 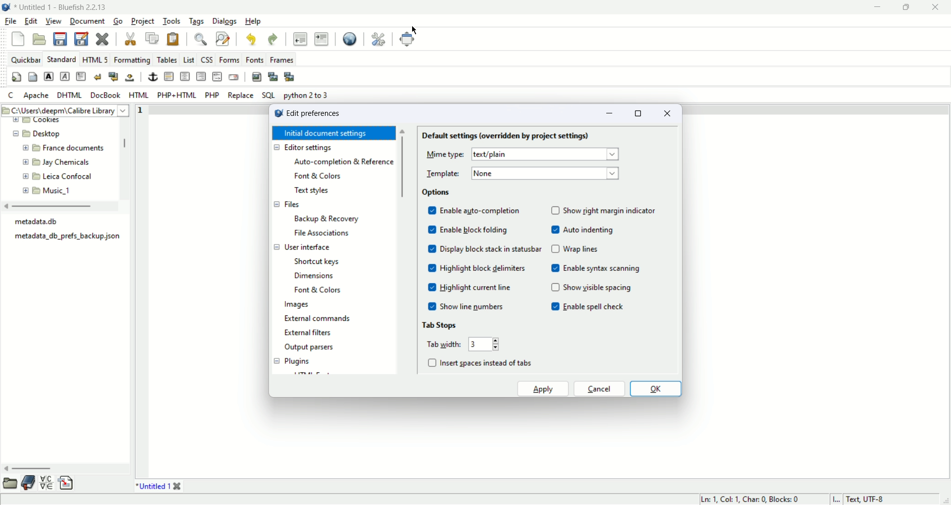 What do you see at coordinates (126, 145) in the screenshot?
I see `vertical scroll bar` at bounding box center [126, 145].